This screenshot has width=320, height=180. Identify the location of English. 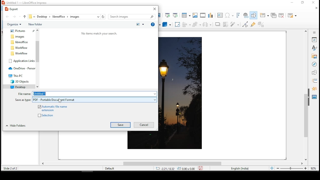
(239, 169).